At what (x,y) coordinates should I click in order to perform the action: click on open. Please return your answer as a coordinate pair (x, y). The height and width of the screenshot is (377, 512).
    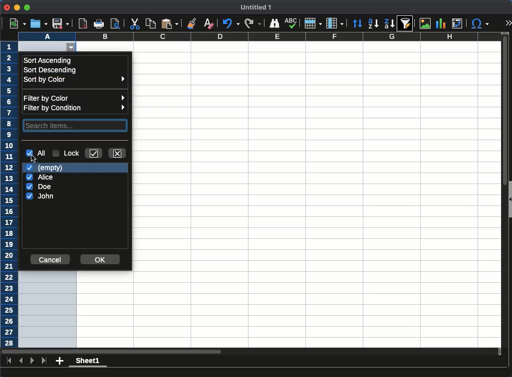
    Looking at the image, I should click on (39, 23).